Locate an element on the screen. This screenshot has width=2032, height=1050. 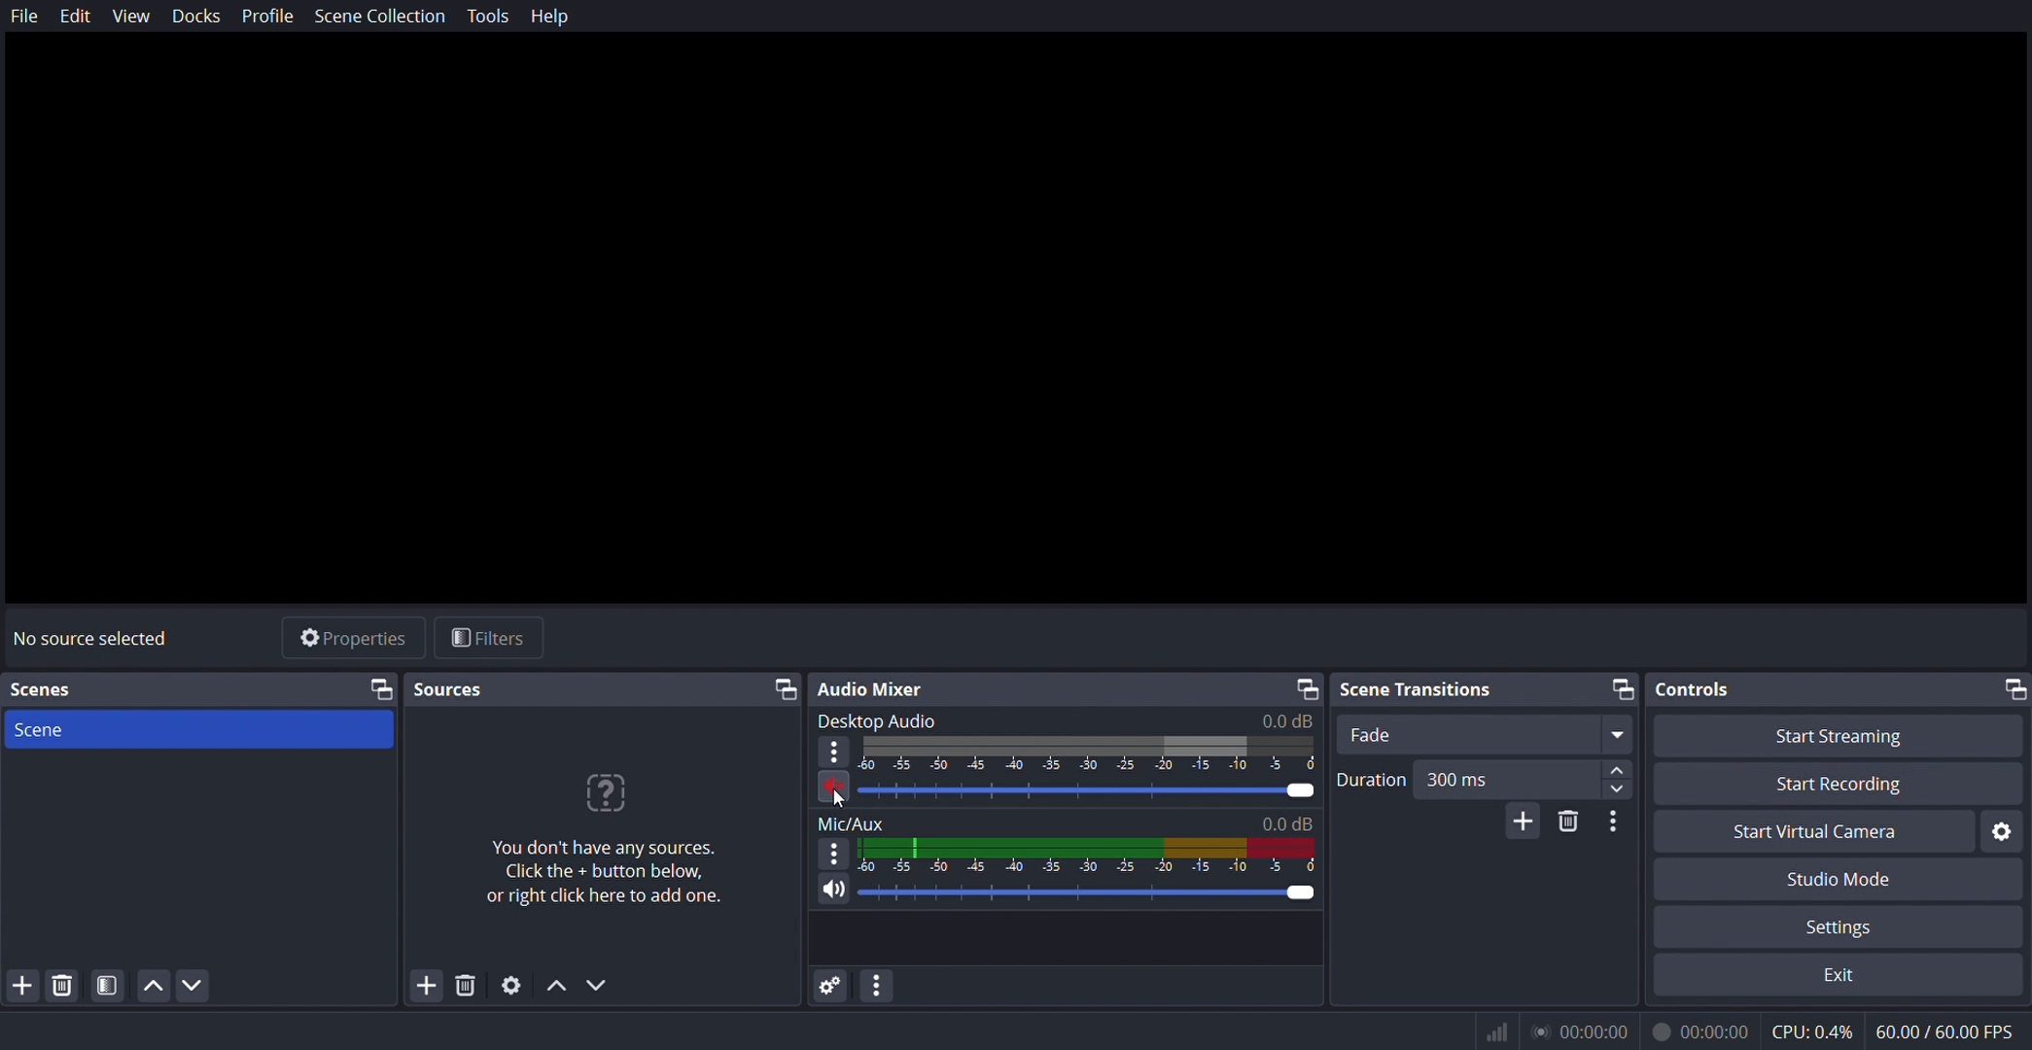
add scene is located at coordinates (24, 984).